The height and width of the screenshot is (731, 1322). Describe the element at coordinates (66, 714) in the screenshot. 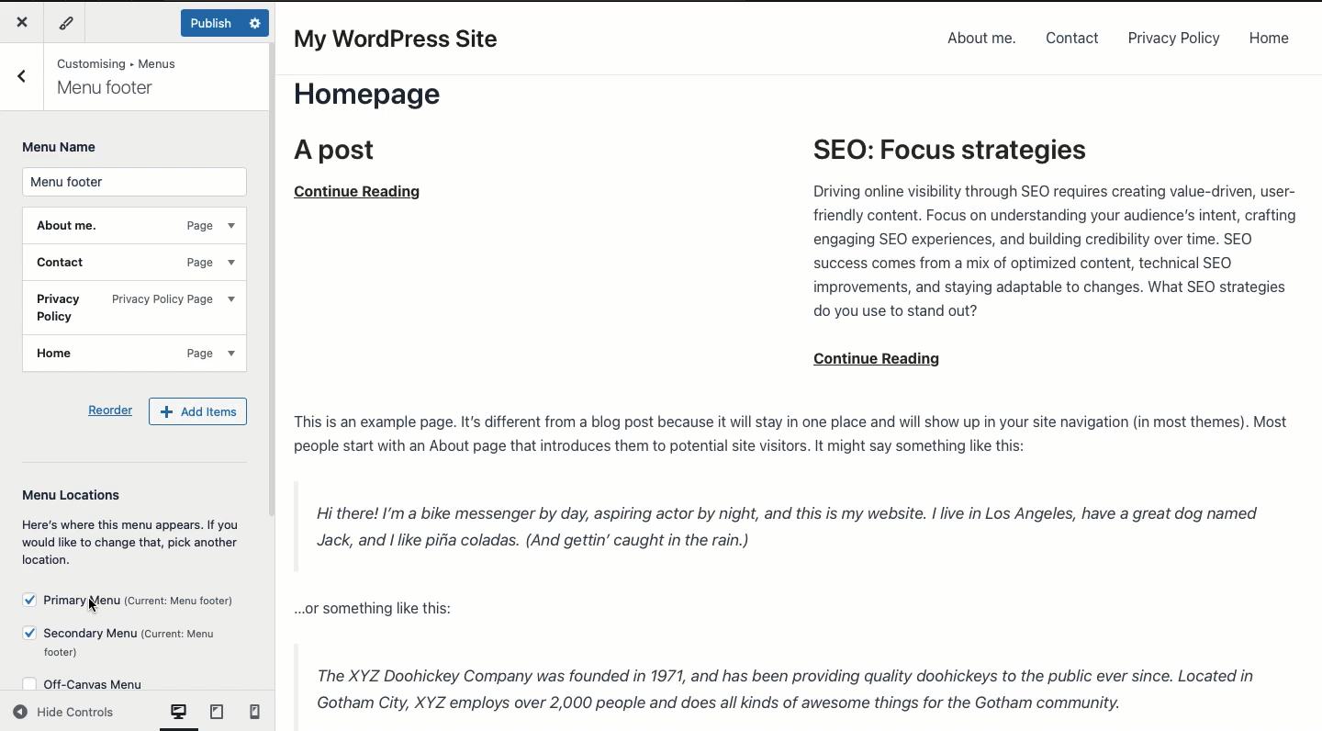

I see `Hide controls` at that location.